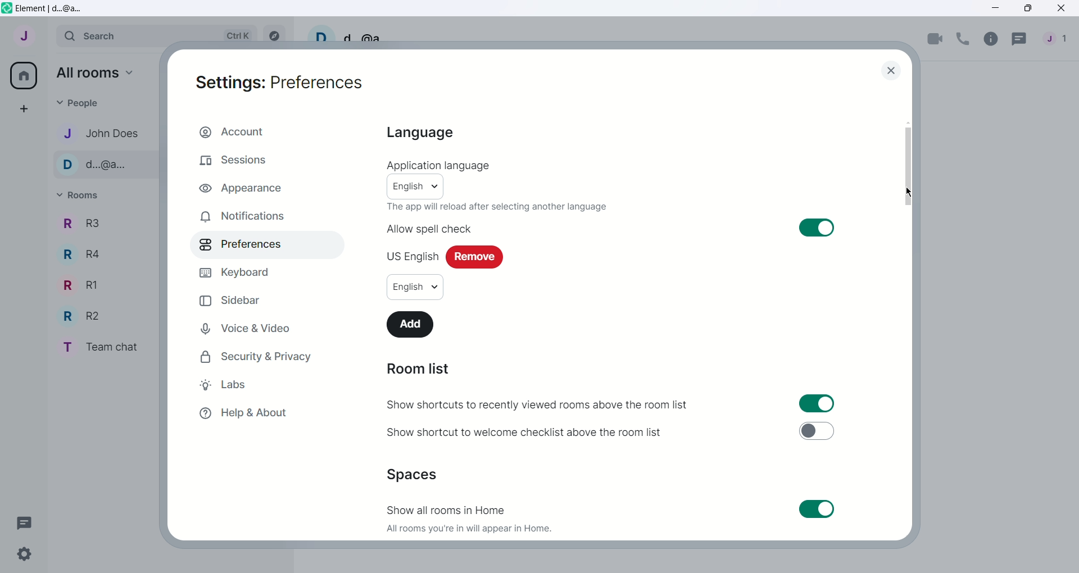 The height and width of the screenshot is (573, 1079). What do you see at coordinates (83, 285) in the screenshot?
I see `R1 - Room Name` at bounding box center [83, 285].